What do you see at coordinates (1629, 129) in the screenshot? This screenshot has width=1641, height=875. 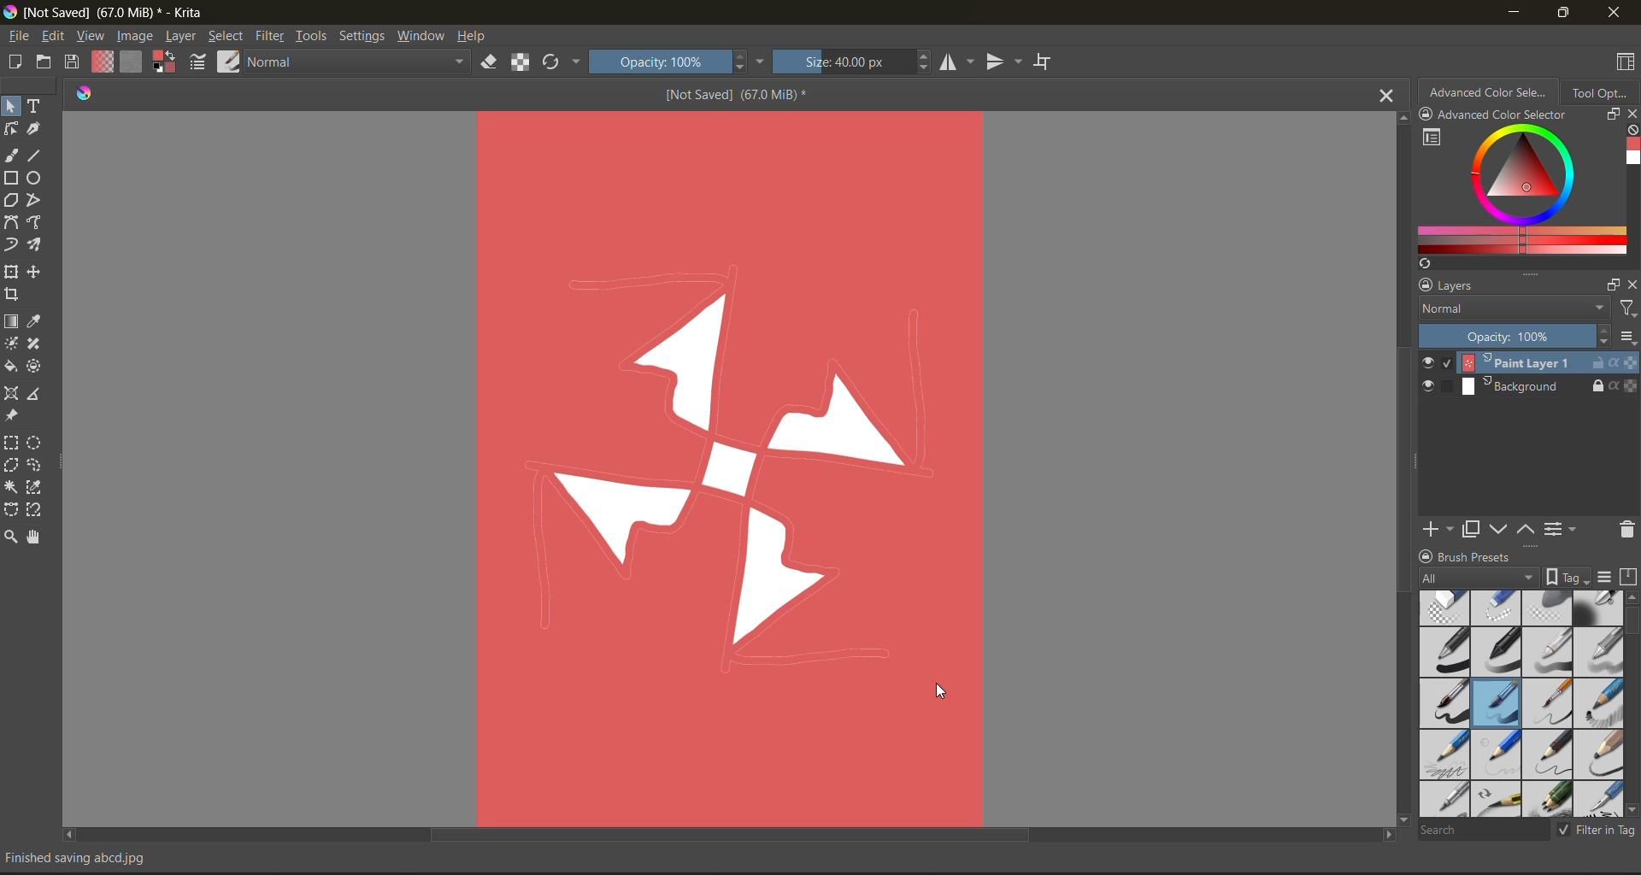 I see `clear all color history` at bounding box center [1629, 129].